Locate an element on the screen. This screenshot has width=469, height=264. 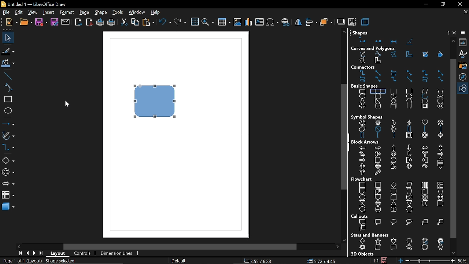
export is located at coordinates (79, 23).